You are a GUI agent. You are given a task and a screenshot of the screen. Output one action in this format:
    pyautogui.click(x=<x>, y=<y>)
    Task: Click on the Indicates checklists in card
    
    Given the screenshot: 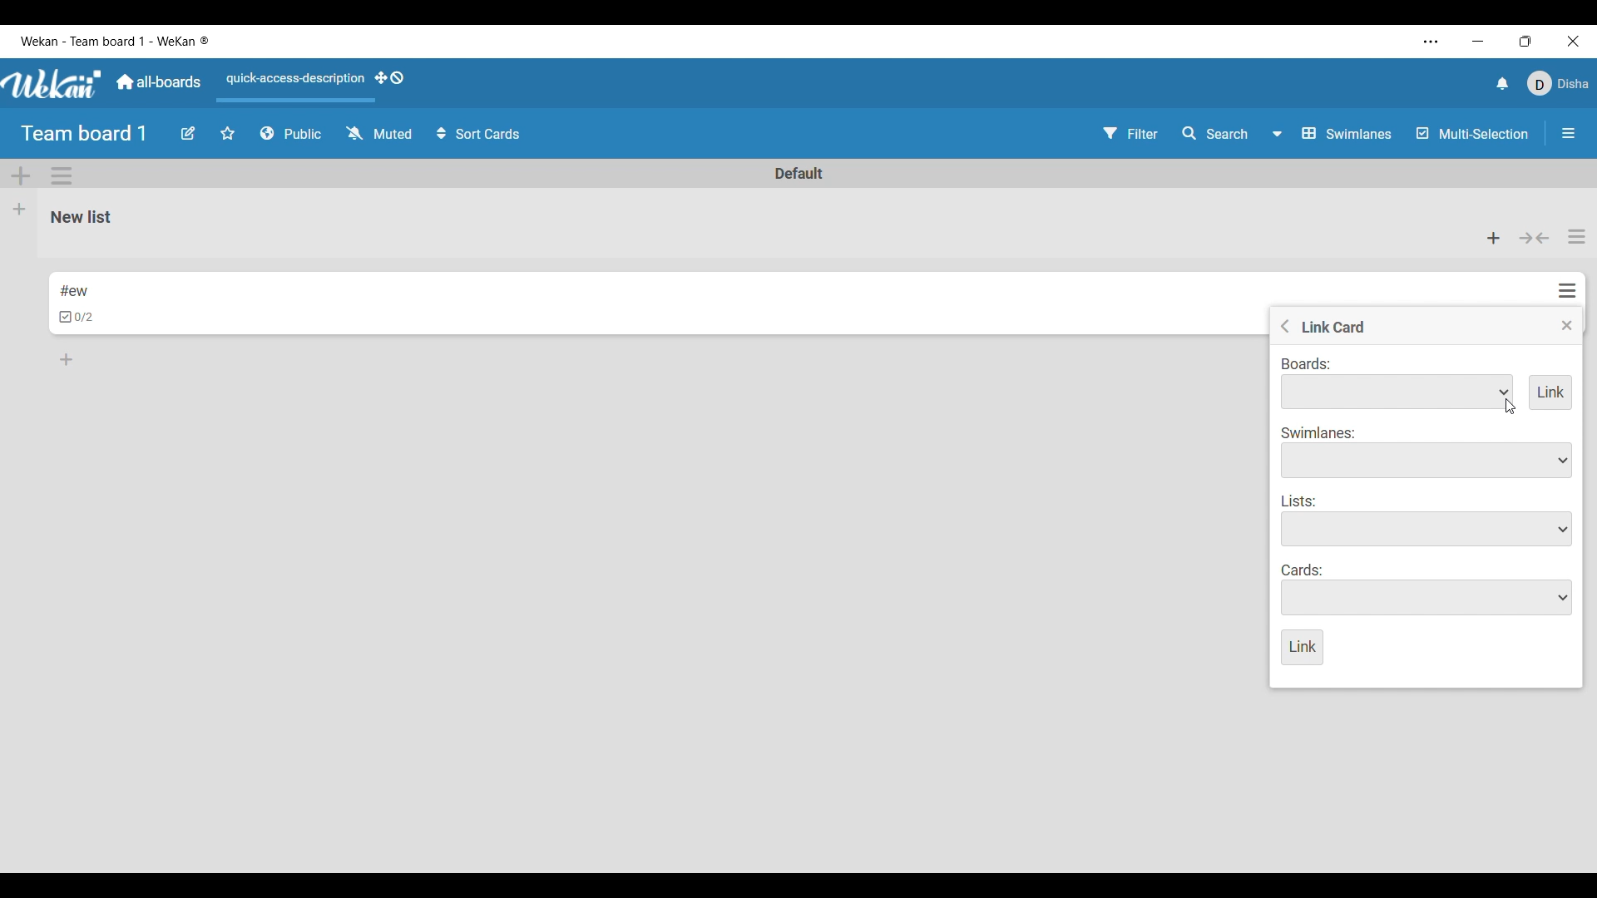 What is the action you would take?
    pyautogui.click(x=77, y=317)
    